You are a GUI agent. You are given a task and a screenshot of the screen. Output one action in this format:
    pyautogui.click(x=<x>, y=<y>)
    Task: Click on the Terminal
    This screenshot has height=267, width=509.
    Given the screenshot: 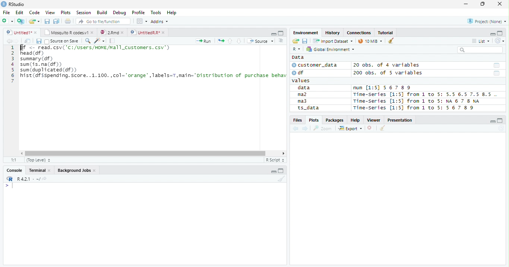 What is the action you would take?
    pyautogui.click(x=39, y=171)
    